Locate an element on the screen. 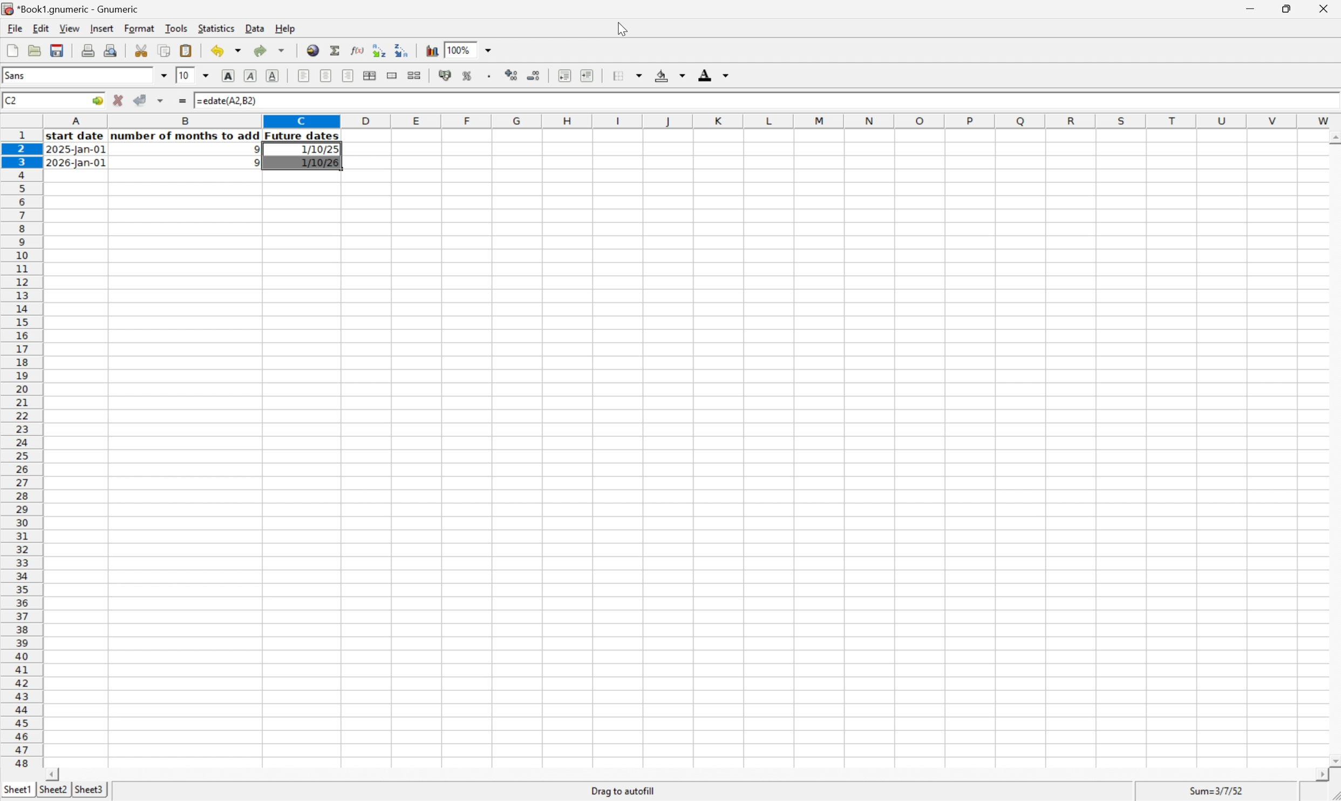 The image size is (1341, 801). Scroll Left is located at coordinates (55, 773).